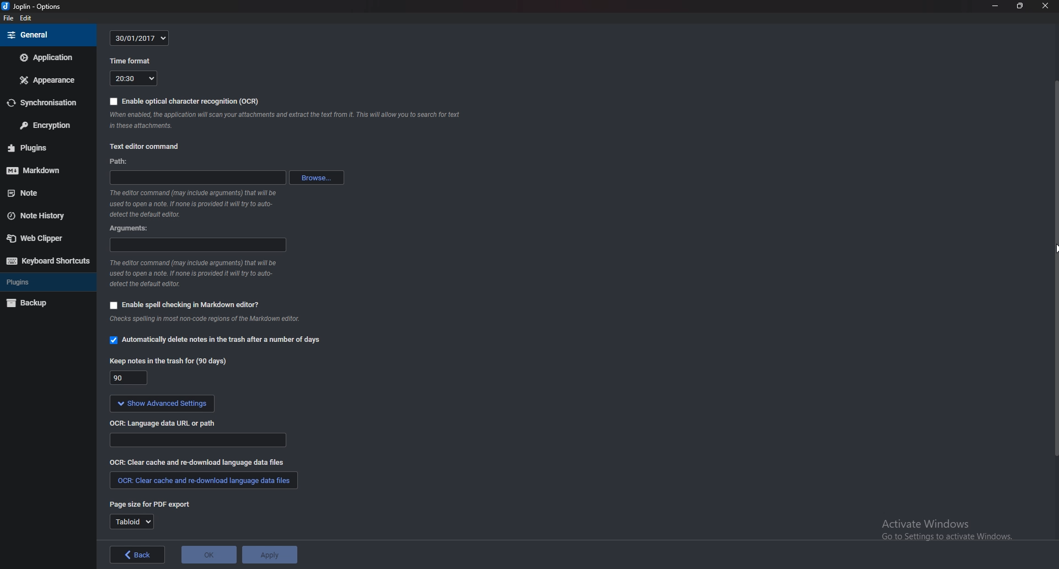 This screenshot has width=1059, height=569. I want to click on keep note for 90 days, so click(170, 360).